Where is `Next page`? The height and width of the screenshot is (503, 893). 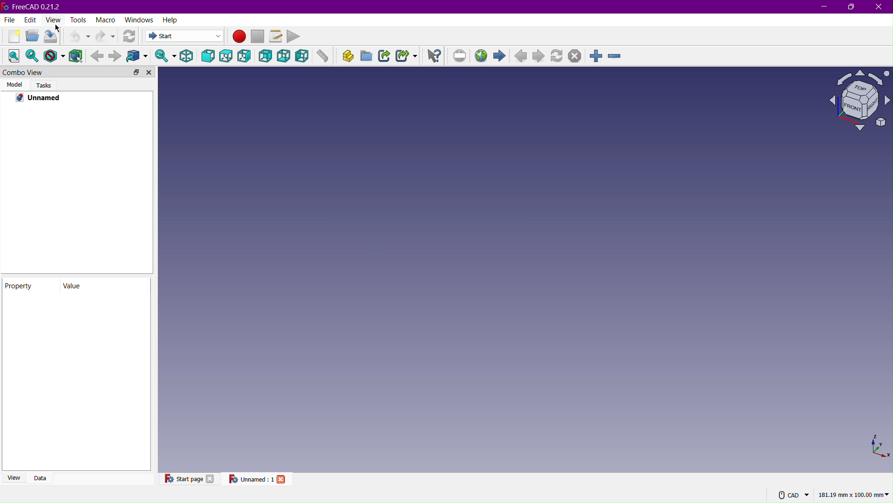
Next page is located at coordinates (538, 56).